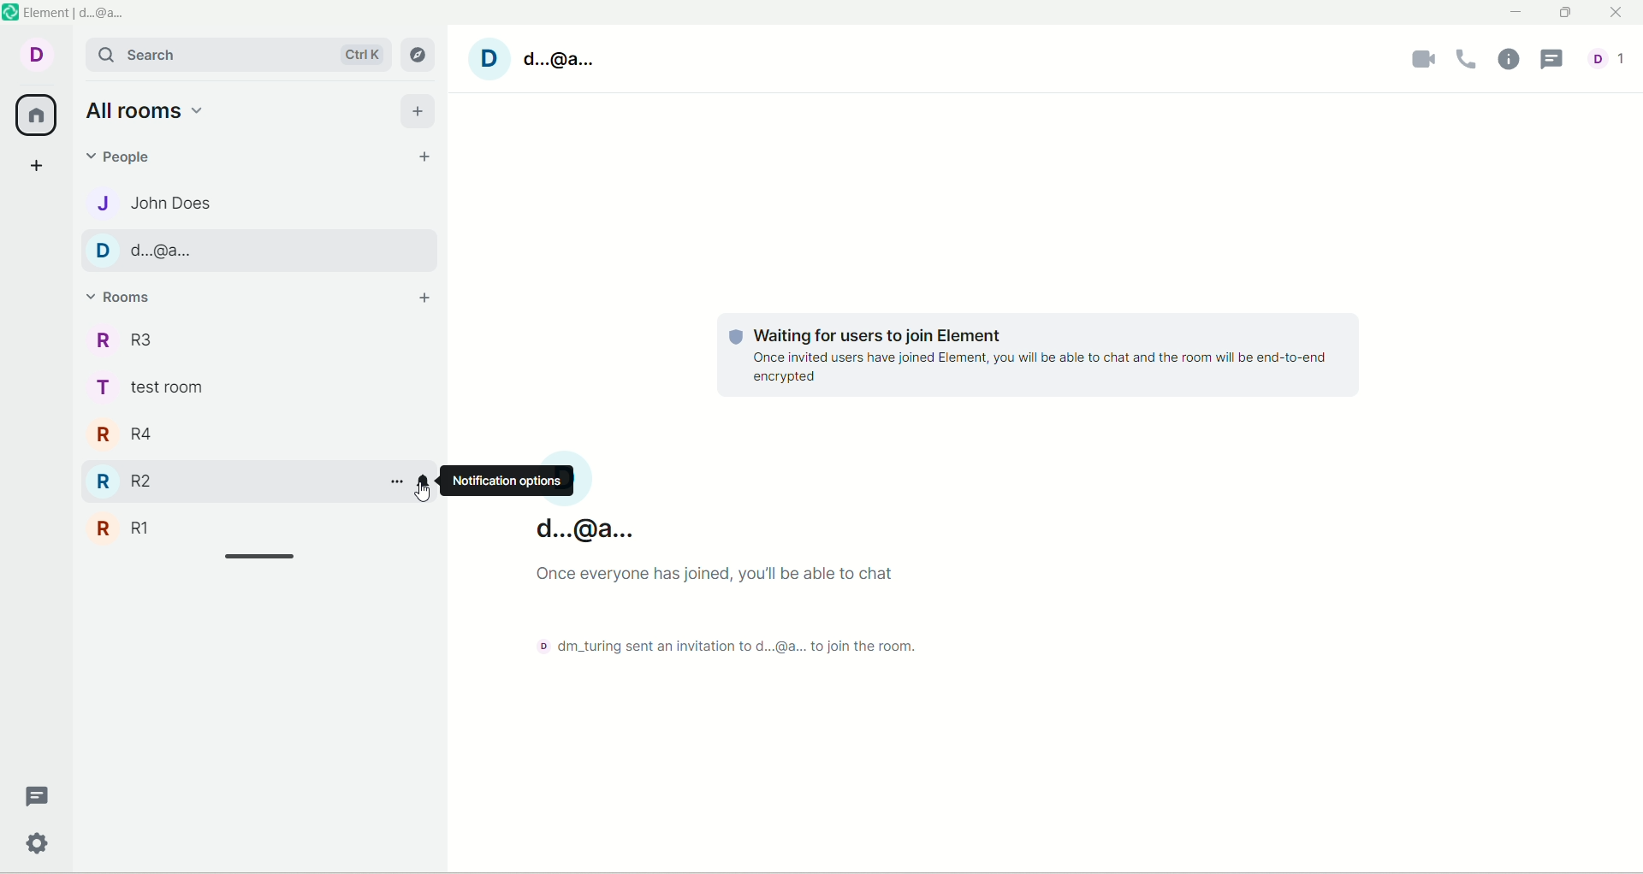 This screenshot has height=874, width=1643. Describe the element at coordinates (1469, 60) in the screenshot. I see `voice call` at that location.